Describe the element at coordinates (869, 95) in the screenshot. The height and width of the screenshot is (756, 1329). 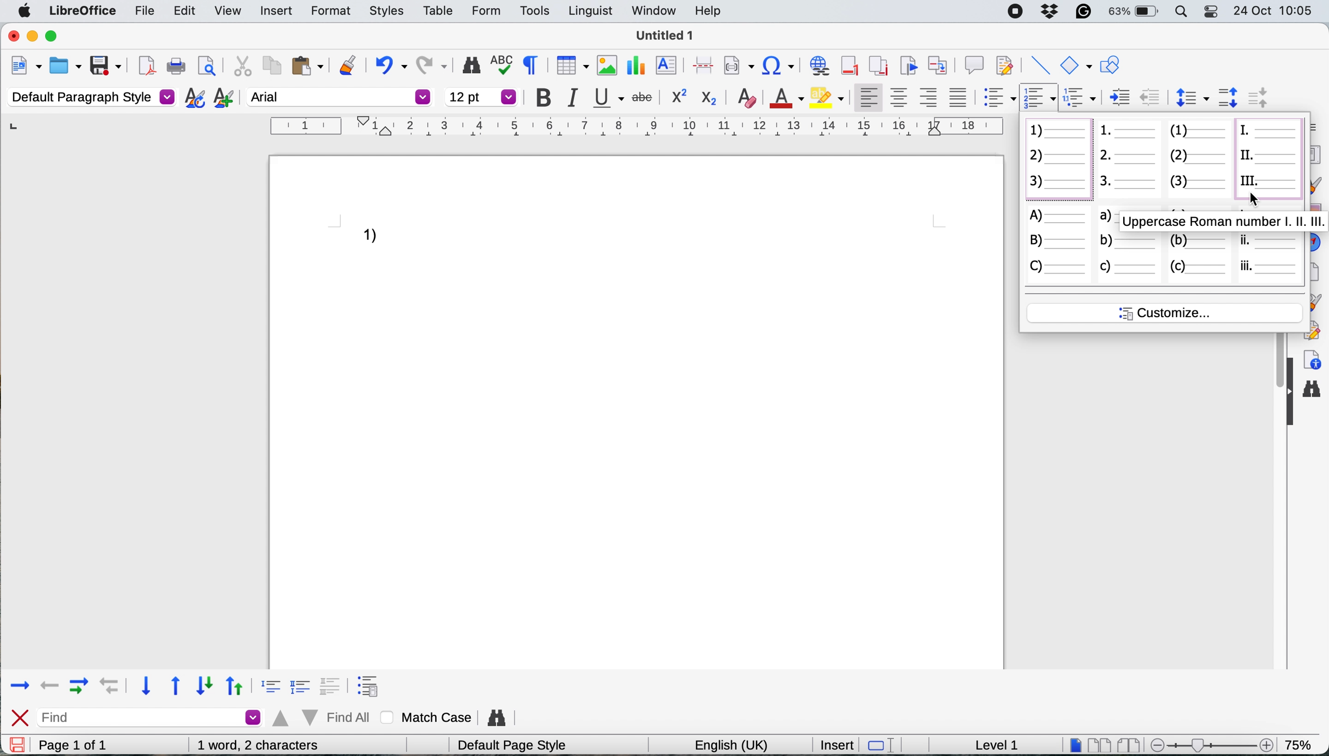
I see `align left` at that location.